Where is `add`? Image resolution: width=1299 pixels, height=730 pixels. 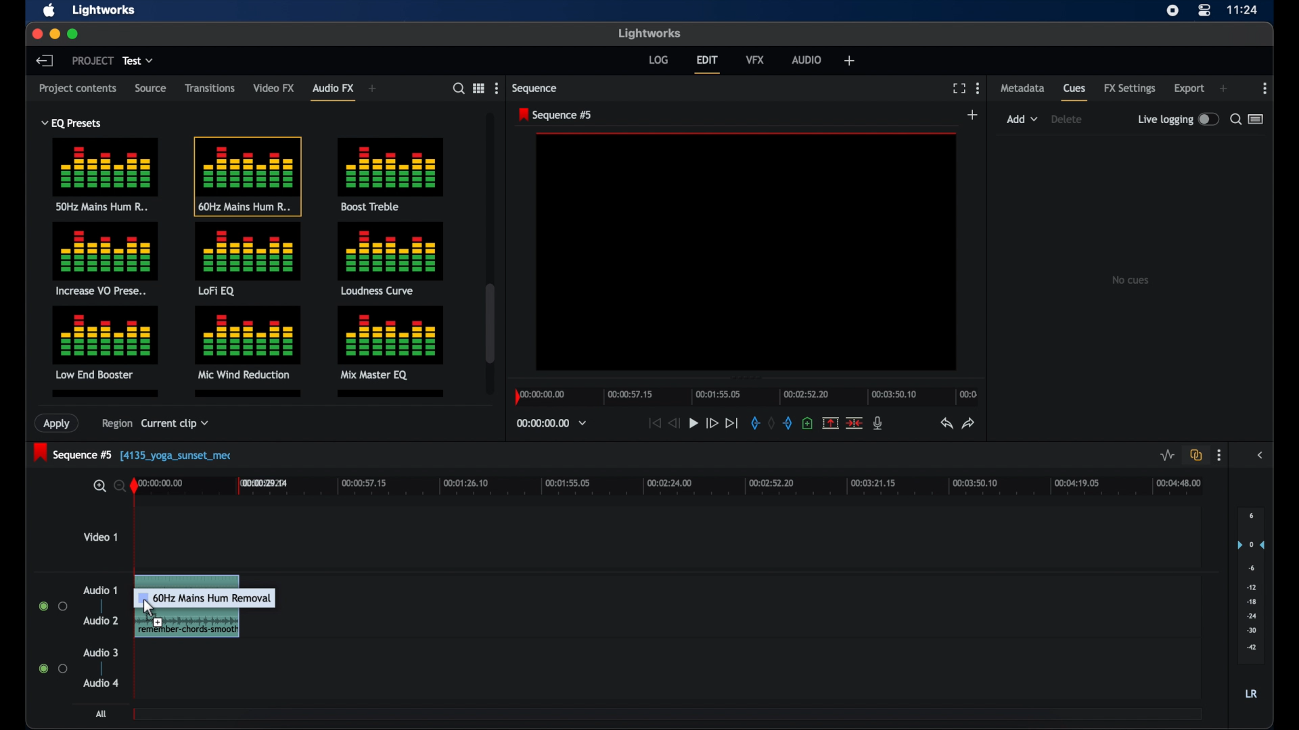
add is located at coordinates (373, 89).